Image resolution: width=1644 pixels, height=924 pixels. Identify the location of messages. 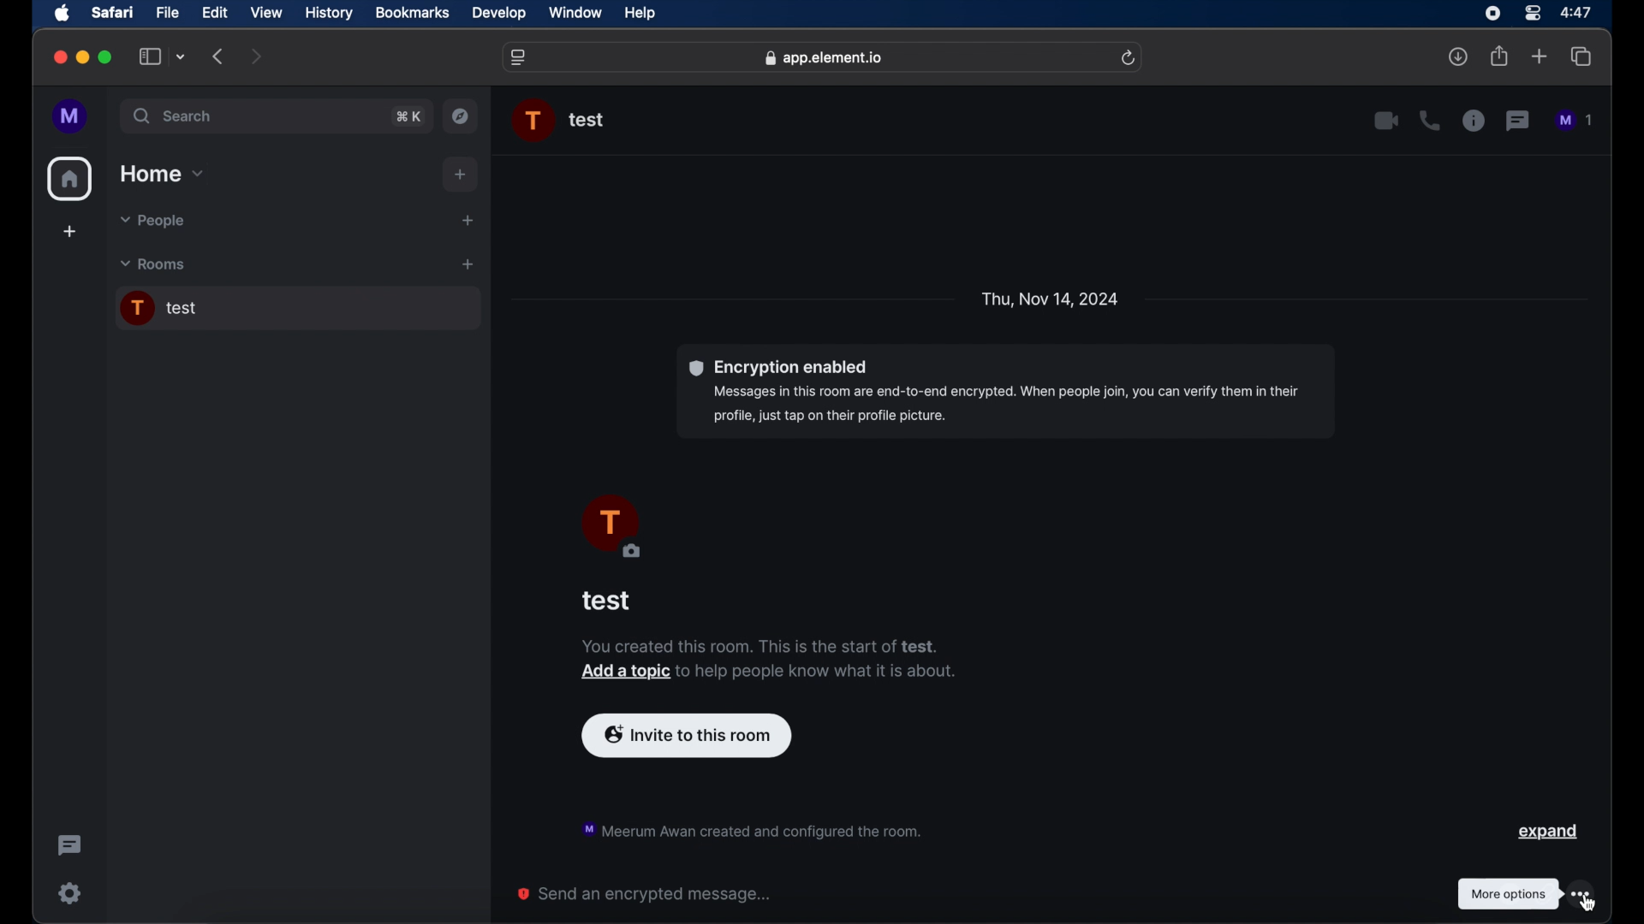
(1575, 121).